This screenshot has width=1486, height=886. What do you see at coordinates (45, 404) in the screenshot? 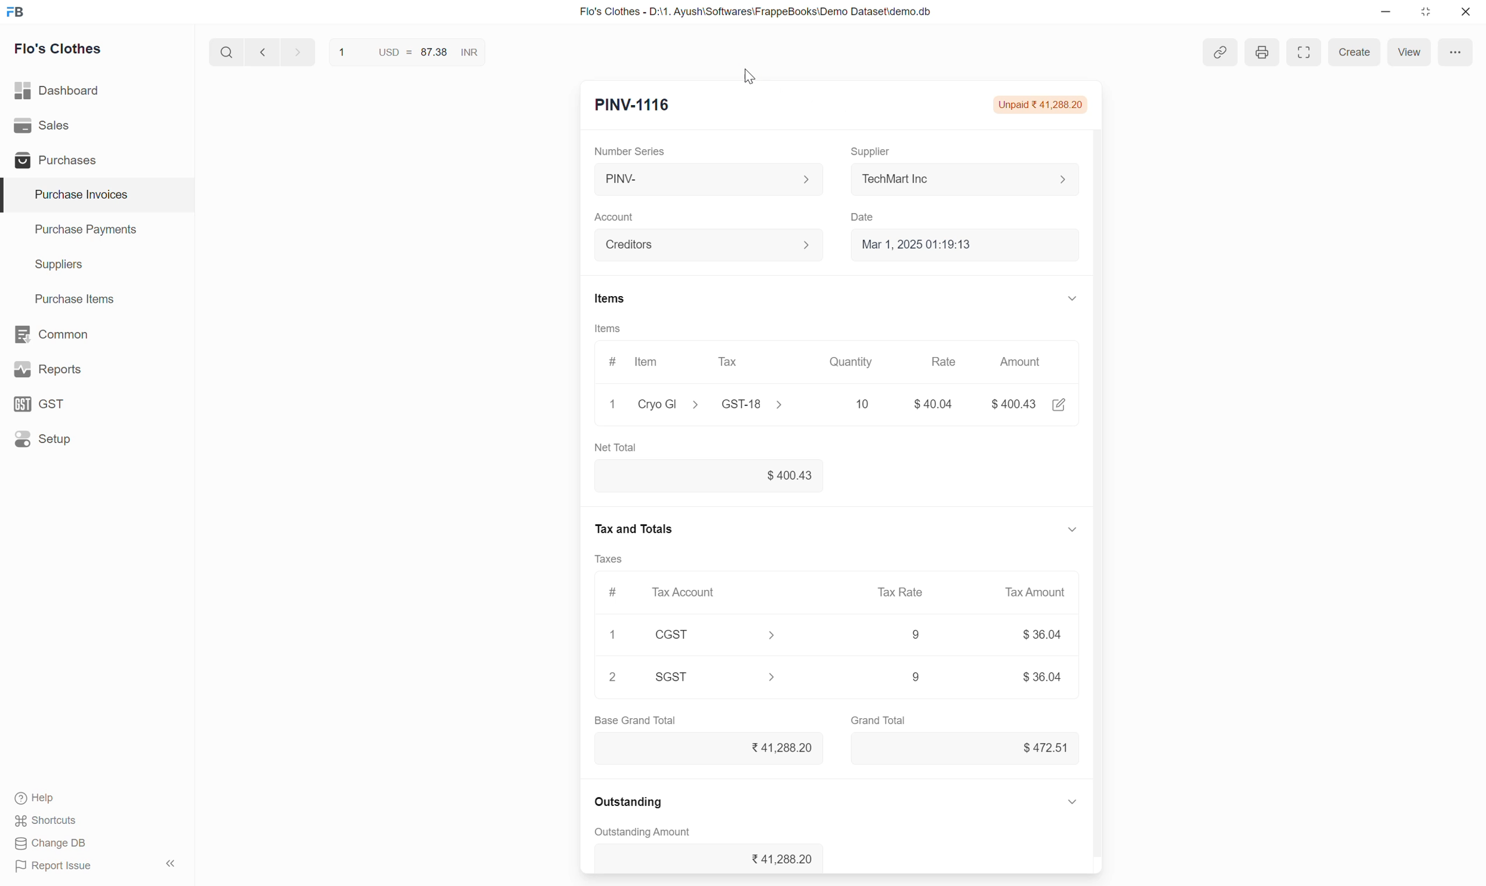
I see `GST` at bounding box center [45, 404].